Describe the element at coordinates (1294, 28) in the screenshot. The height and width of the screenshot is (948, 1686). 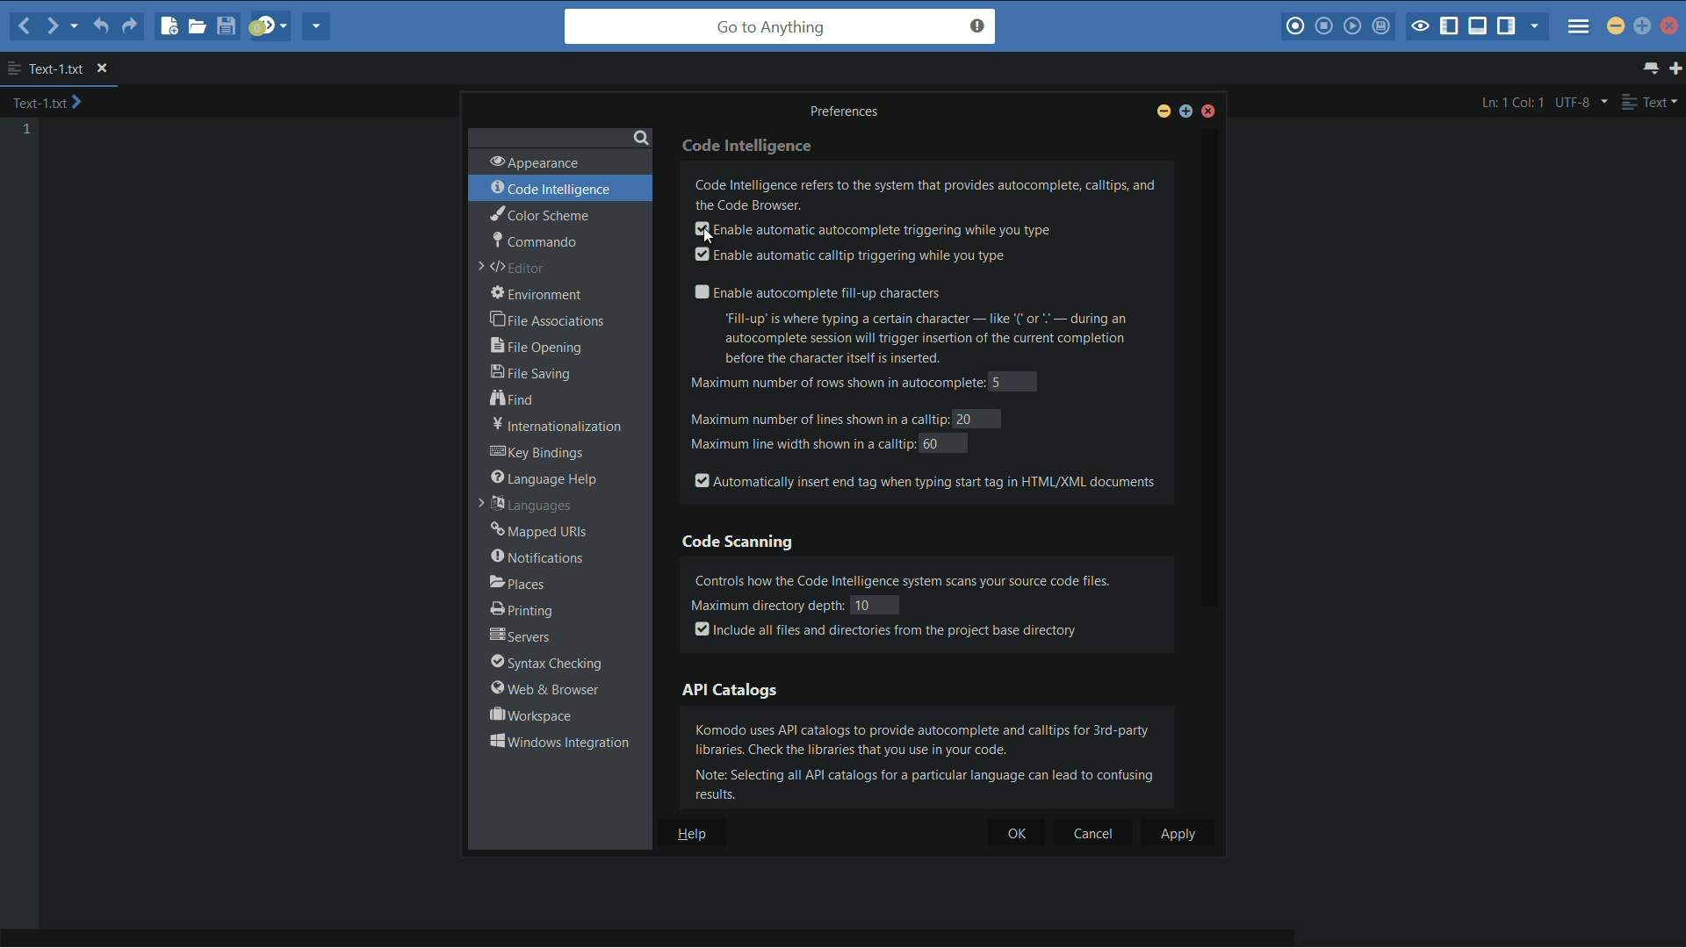
I see `record macro` at that location.